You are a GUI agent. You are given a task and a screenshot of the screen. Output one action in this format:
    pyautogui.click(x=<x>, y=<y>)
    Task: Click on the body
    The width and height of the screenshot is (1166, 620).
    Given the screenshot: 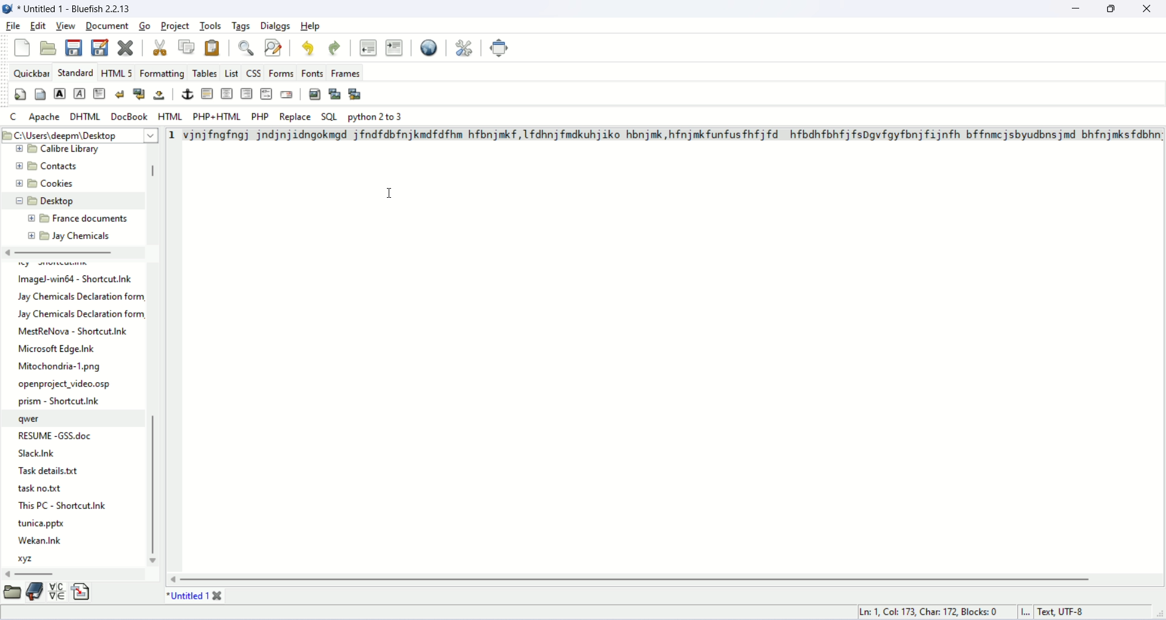 What is the action you would take?
    pyautogui.click(x=41, y=94)
    